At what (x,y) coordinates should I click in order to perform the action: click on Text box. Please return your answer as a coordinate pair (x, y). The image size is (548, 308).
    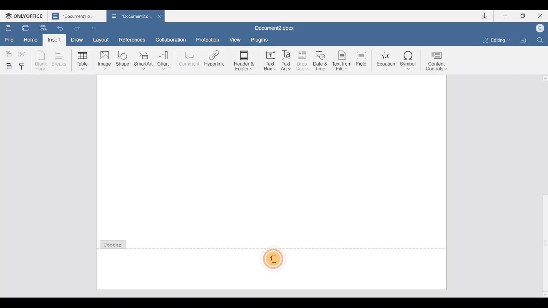
    Looking at the image, I should click on (268, 60).